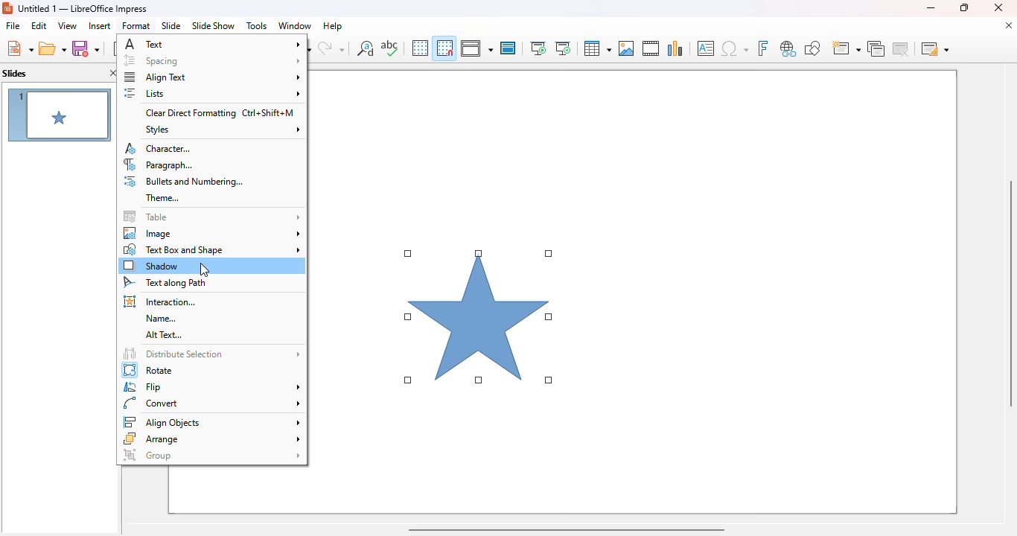  What do you see at coordinates (480, 318) in the screenshot?
I see `shape inserted` at bounding box center [480, 318].